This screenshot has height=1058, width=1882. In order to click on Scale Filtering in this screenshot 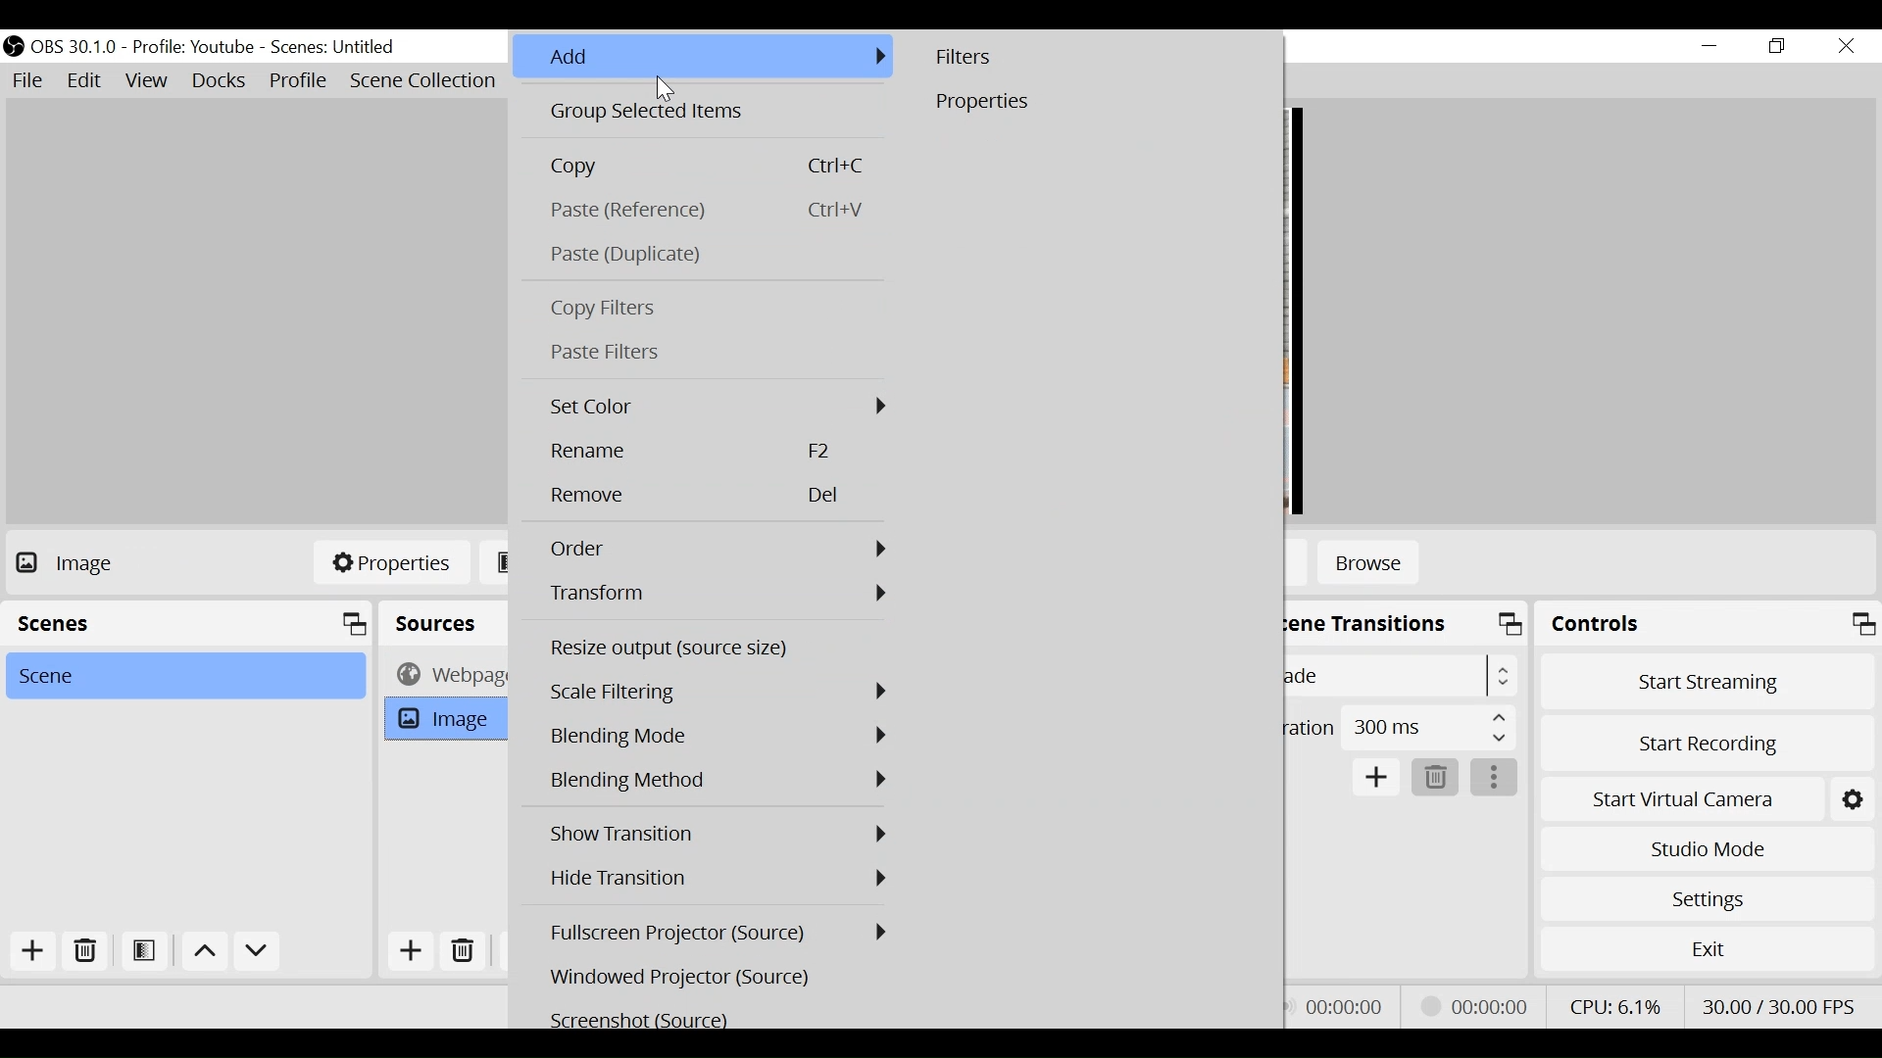, I will do `click(718, 693)`.